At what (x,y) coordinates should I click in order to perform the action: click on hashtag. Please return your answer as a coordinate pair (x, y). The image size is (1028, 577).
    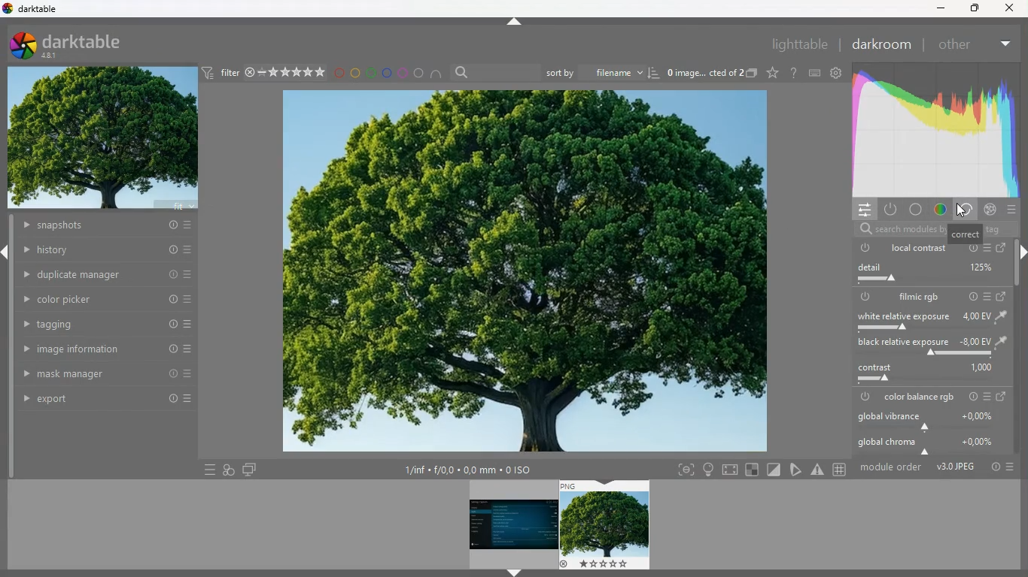
    Looking at the image, I should click on (840, 468).